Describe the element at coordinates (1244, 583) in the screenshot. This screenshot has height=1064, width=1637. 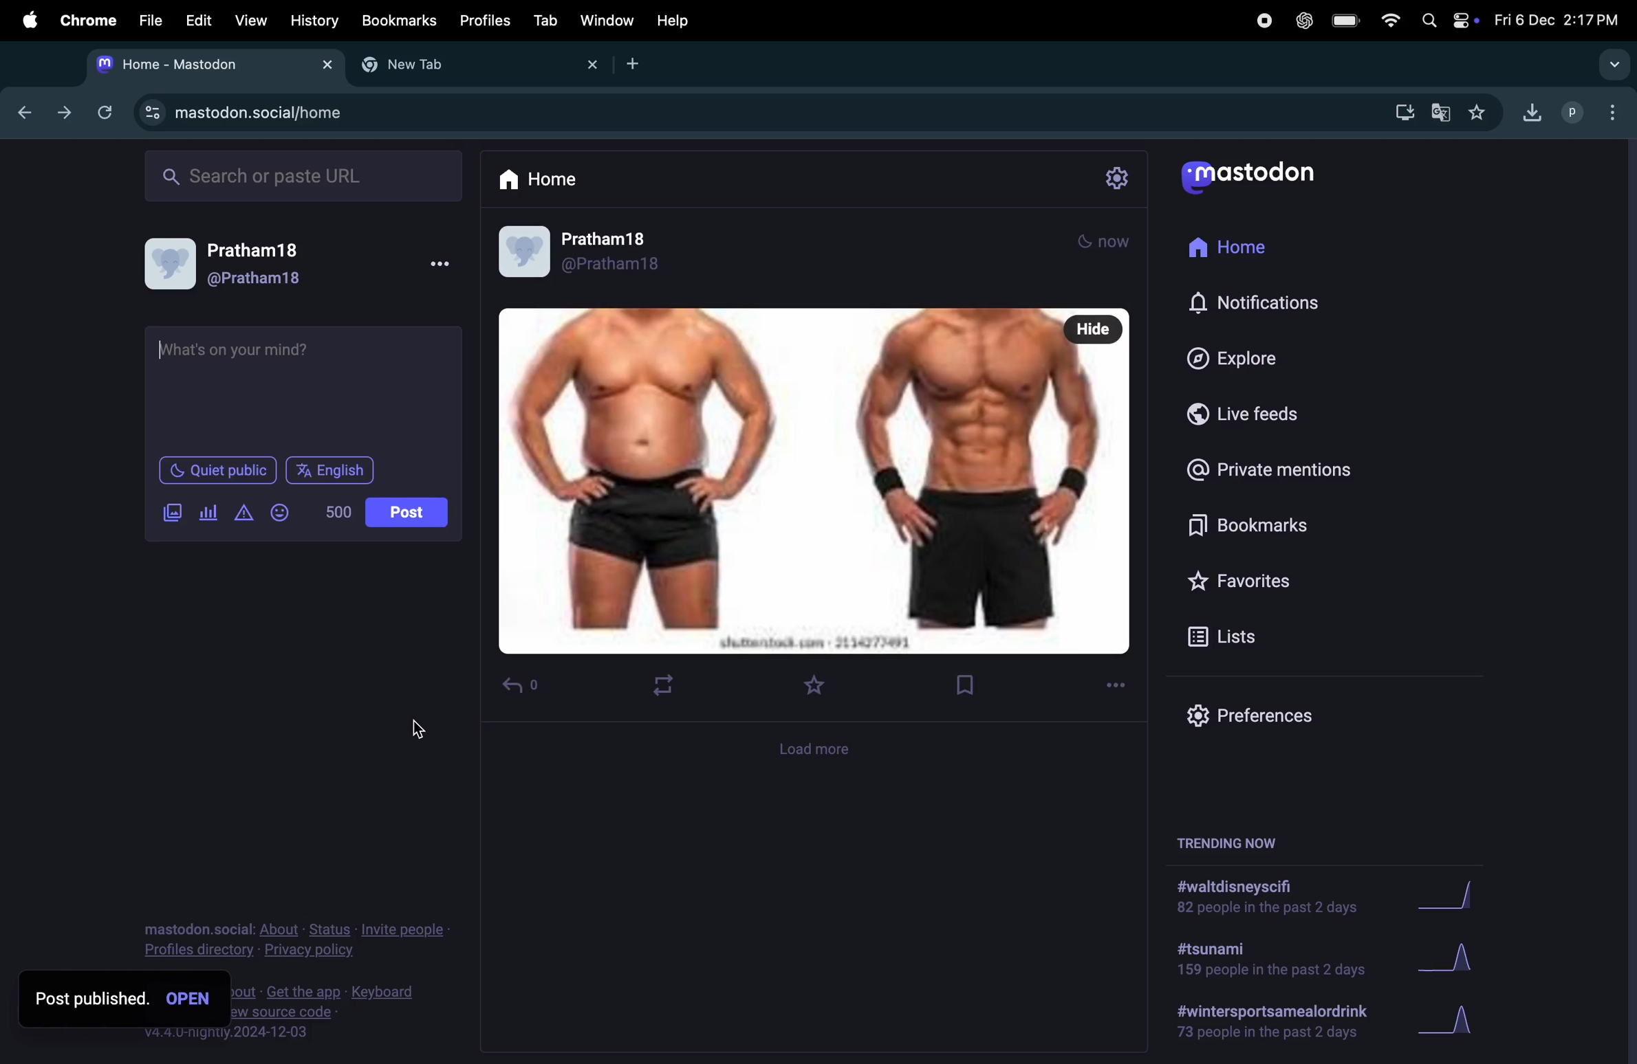
I see `favourites` at that location.